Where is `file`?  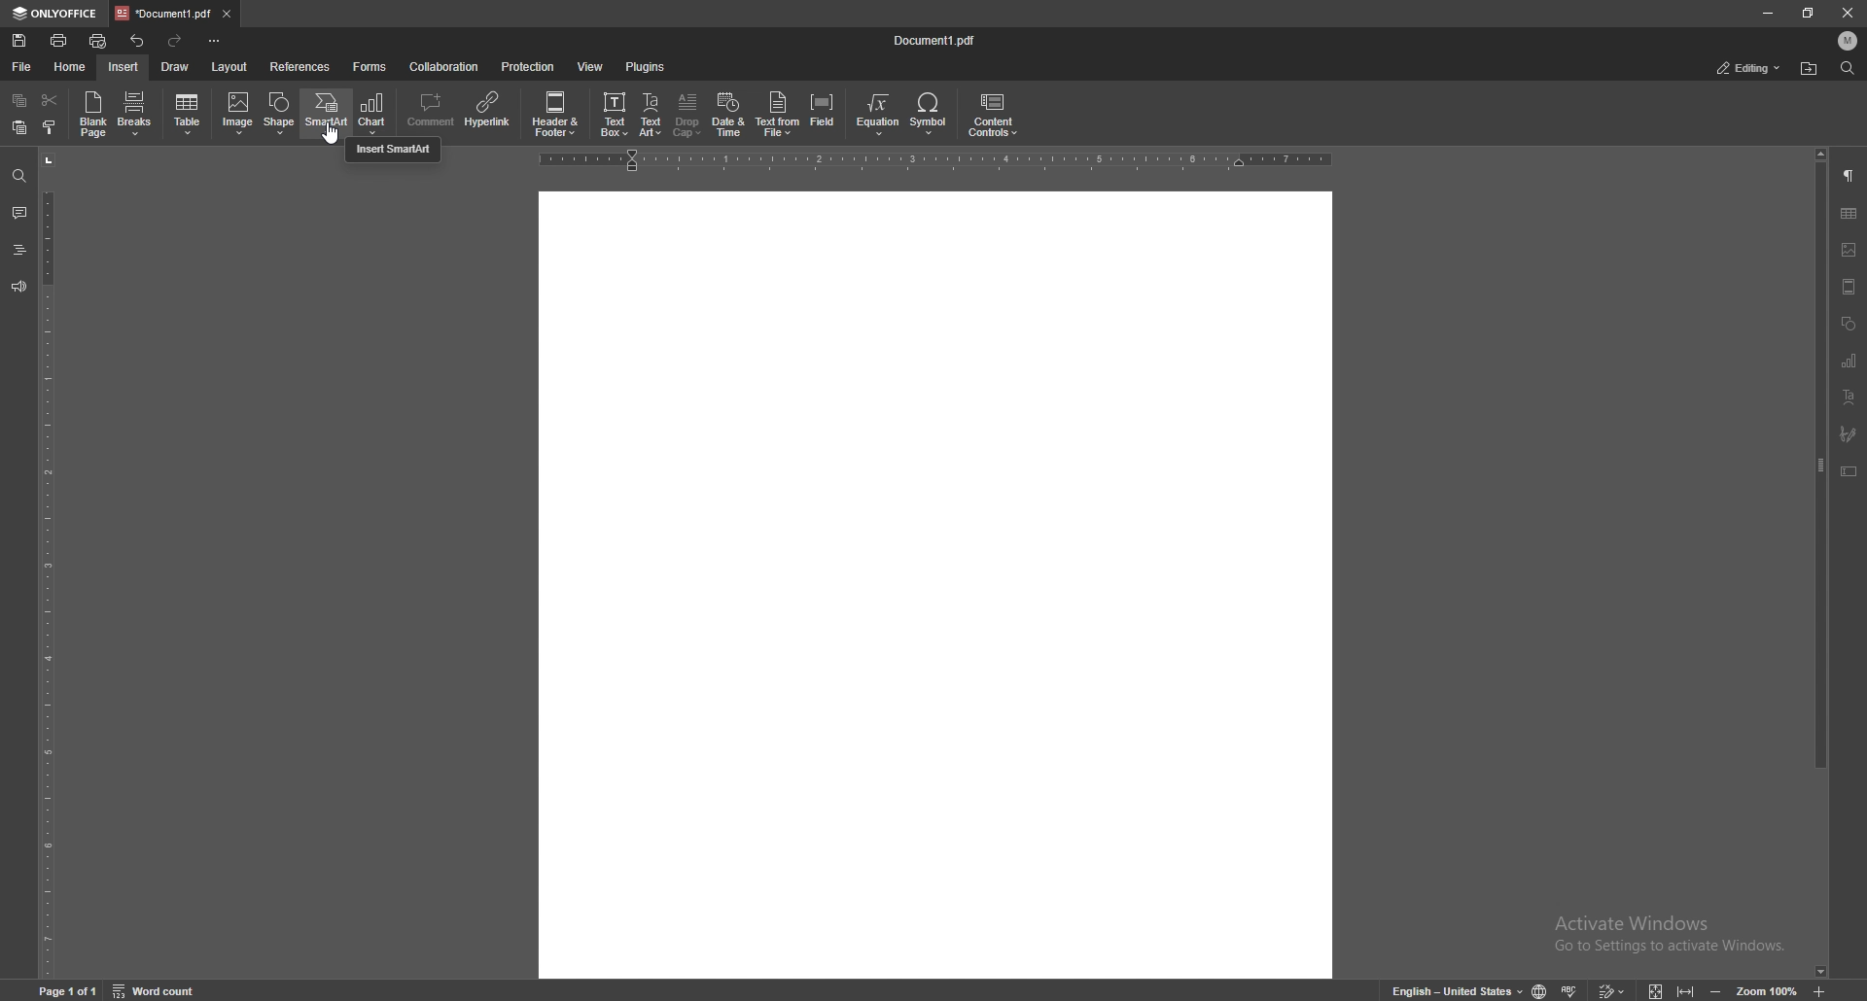 file is located at coordinates (25, 66).